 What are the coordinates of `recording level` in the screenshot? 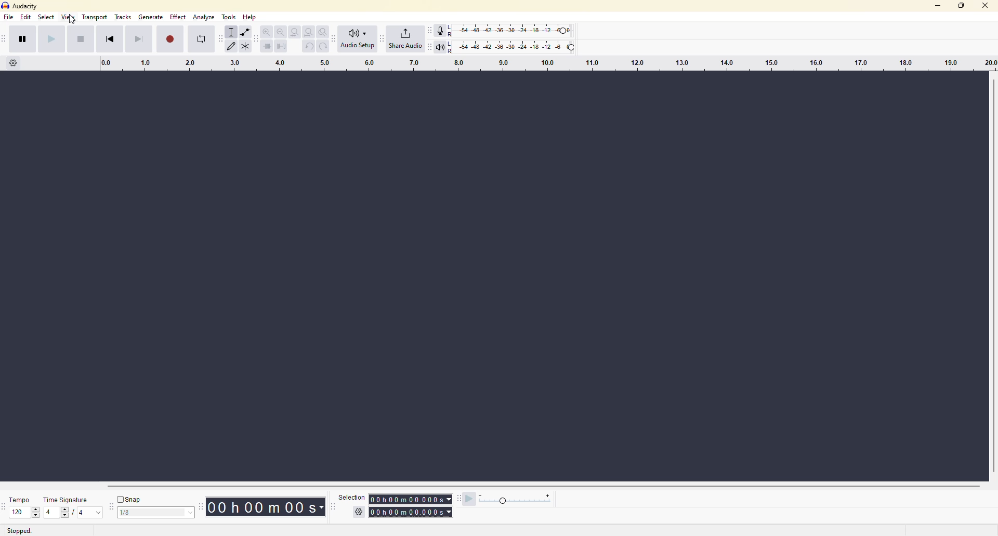 It's located at (522, 30).